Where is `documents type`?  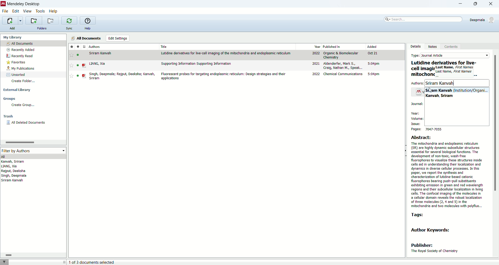 documents type is located at coordinates (84, 47).